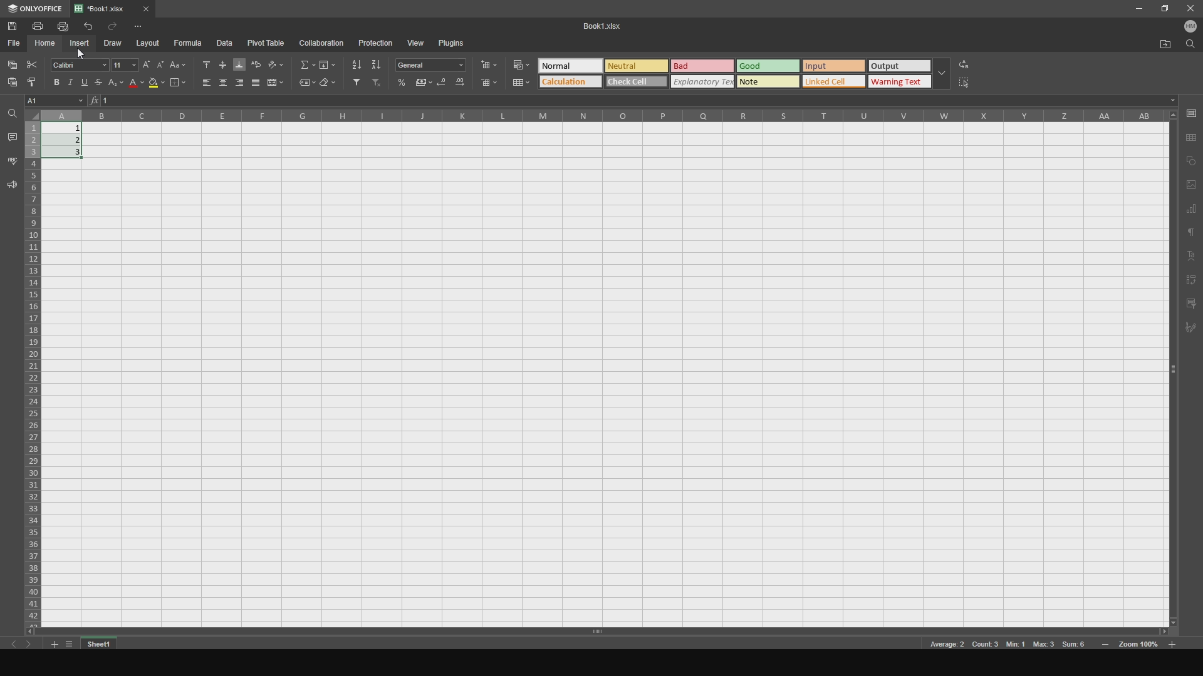 The width and height of the screenshot is (1203, 676). Describe the element at coordinates (238, 83) in the screenshot. I see `align right` at that location.